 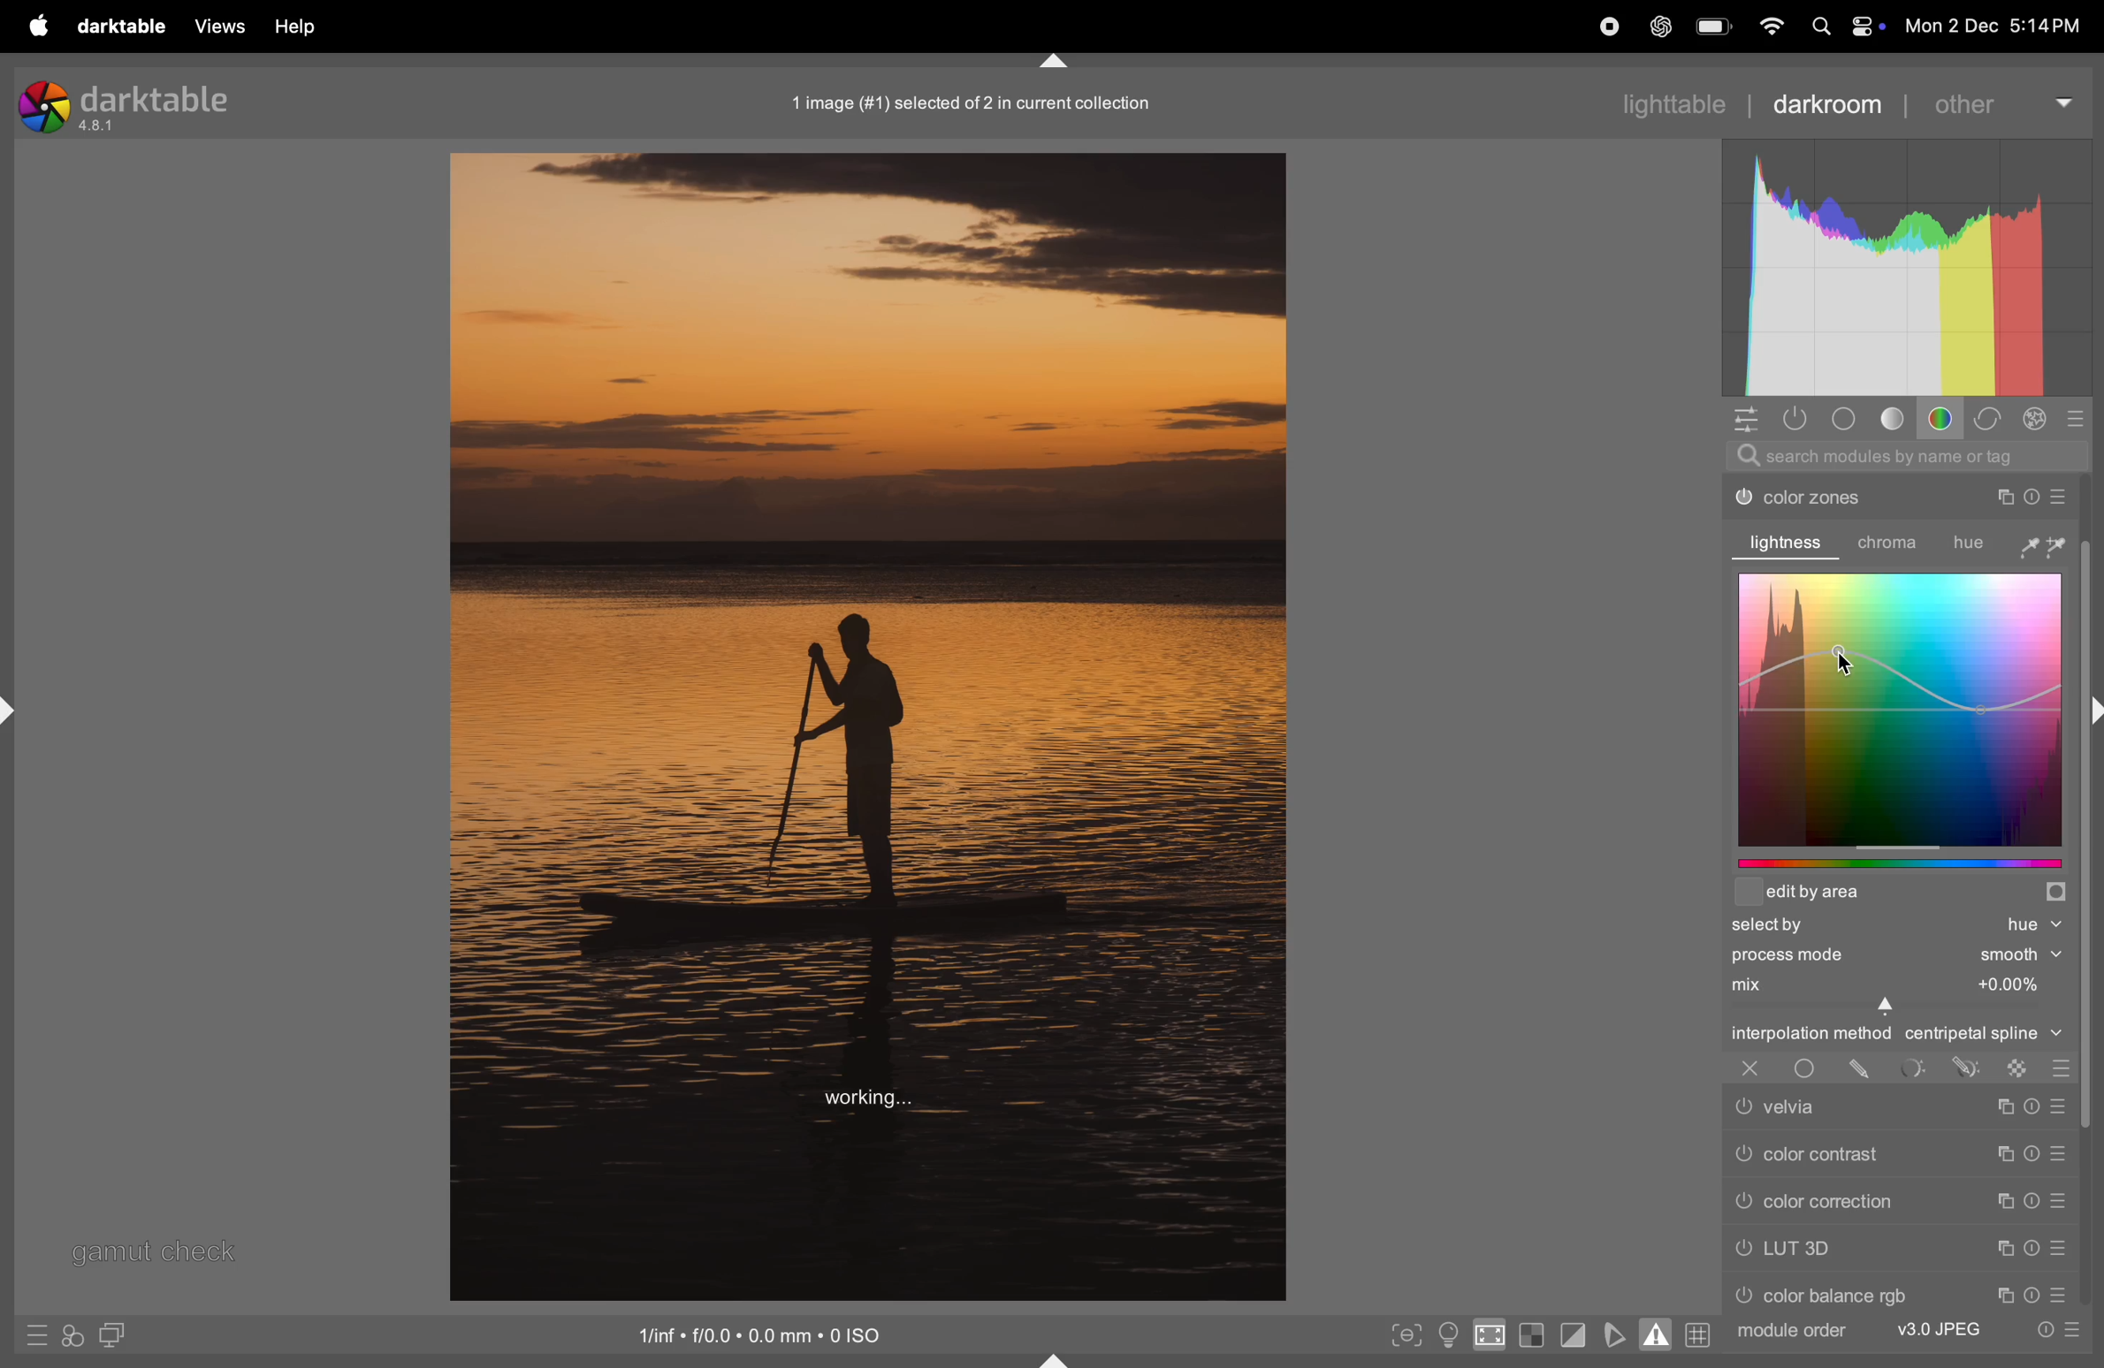 I want to click on preset, so click(x=2059, y=494).